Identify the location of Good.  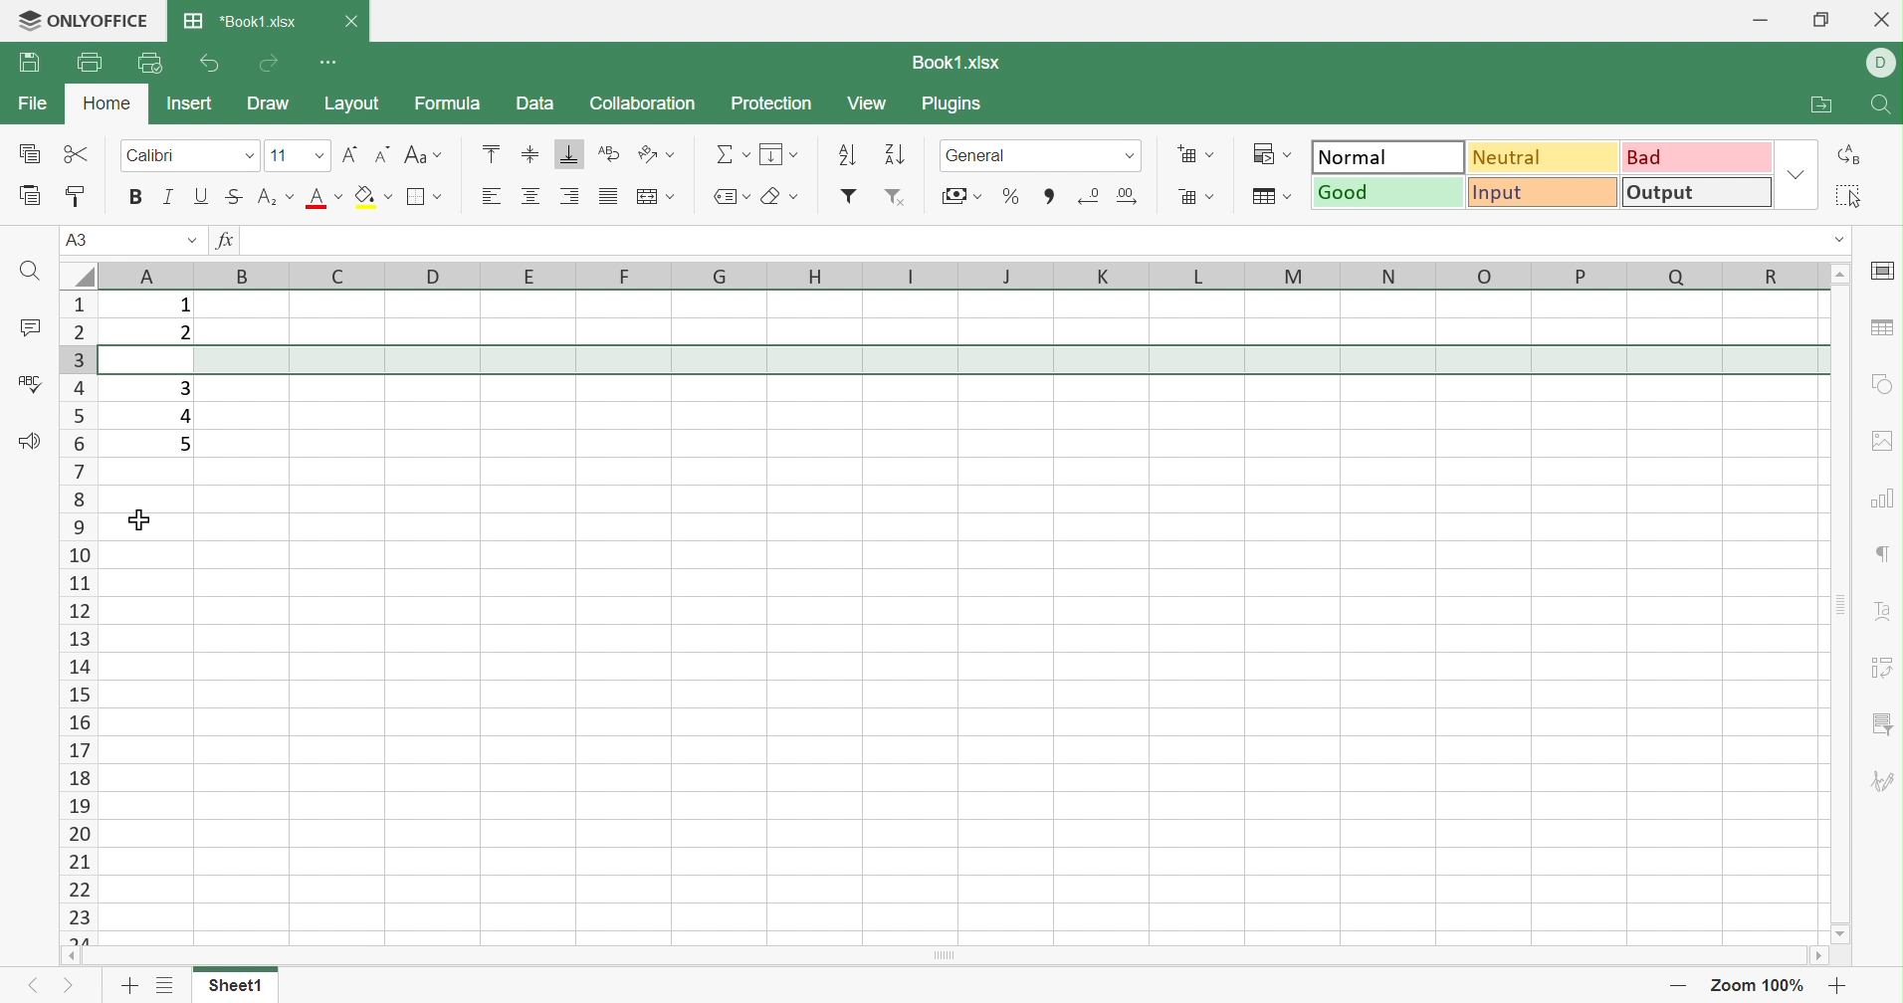
(1388, 192).